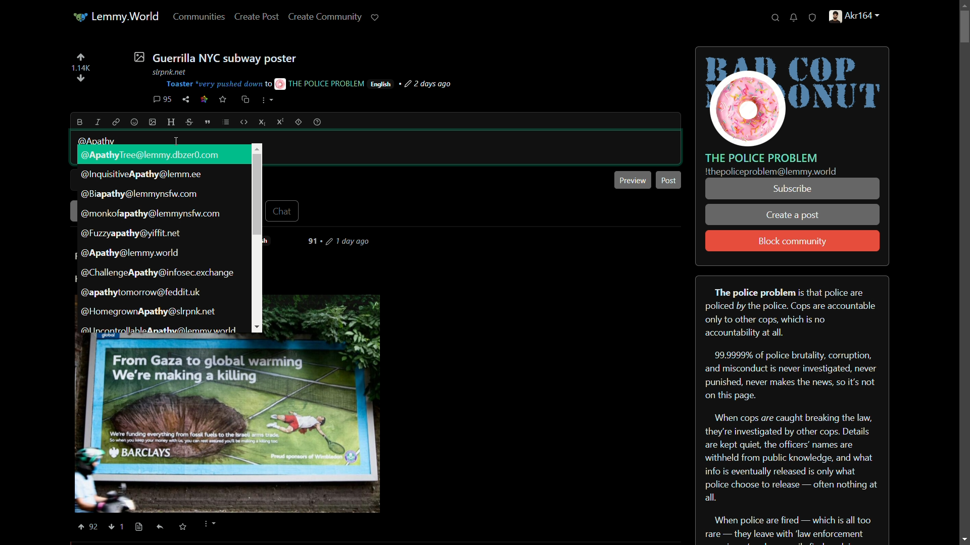 This screenshot has width=970, height=545. Describe the element at coordinates (257, 17) in the screenshot. I see `create post ` at that location.